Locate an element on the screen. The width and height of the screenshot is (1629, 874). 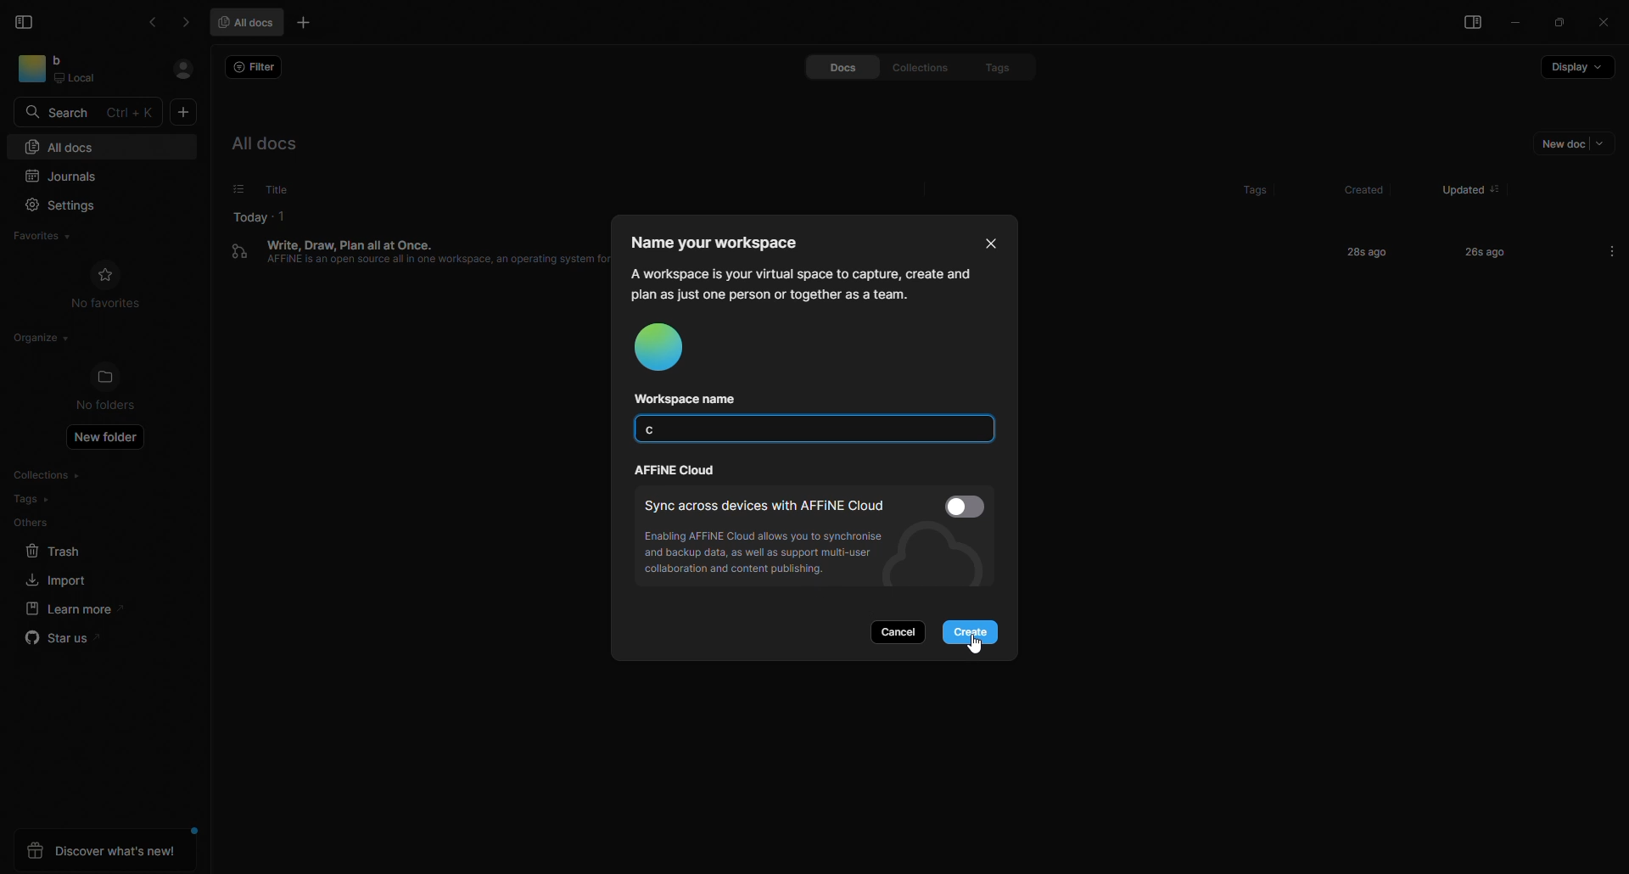
created is located at coordinates (1359, 190).